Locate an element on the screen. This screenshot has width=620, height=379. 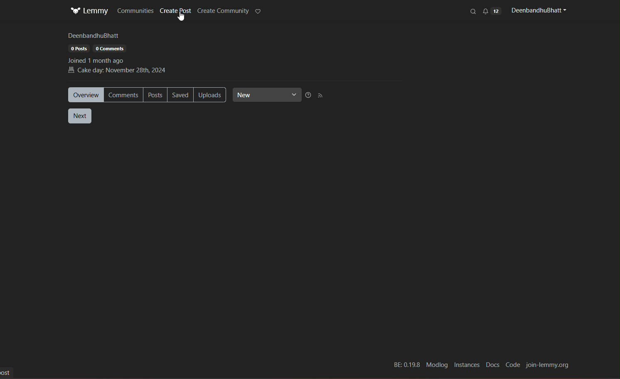
Posts is located at coordinates (157, 95).